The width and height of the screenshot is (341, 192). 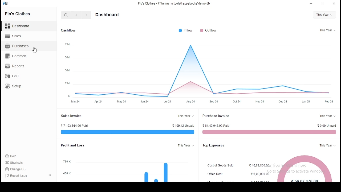 What do you see at coordinates (174, 3) in the screenshot?
I see `flo's clothes - F:\turing nu tools\frappebooks\demo.db` at bounding box center [174, 3].